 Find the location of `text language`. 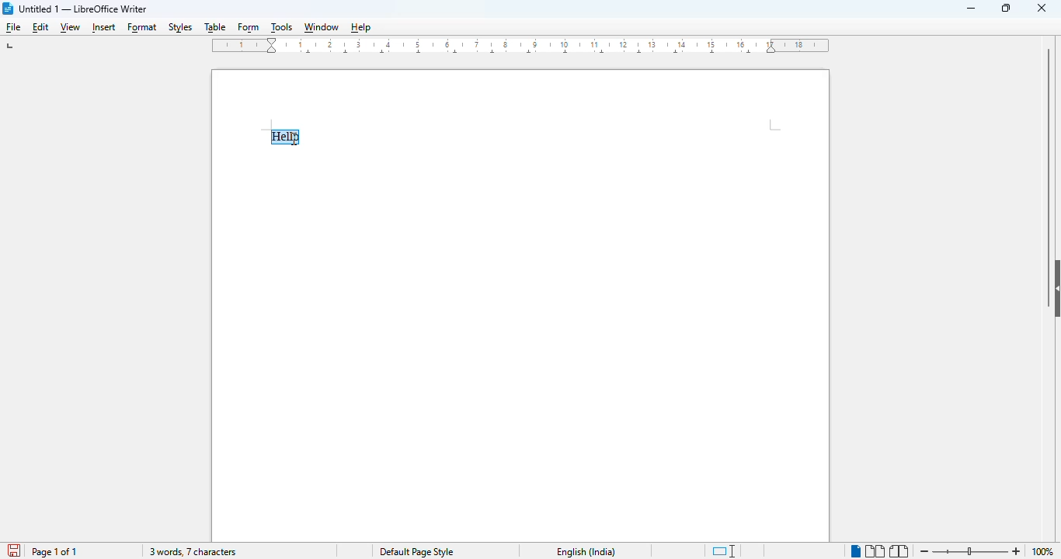

text language is located at coordinates (586, 552).